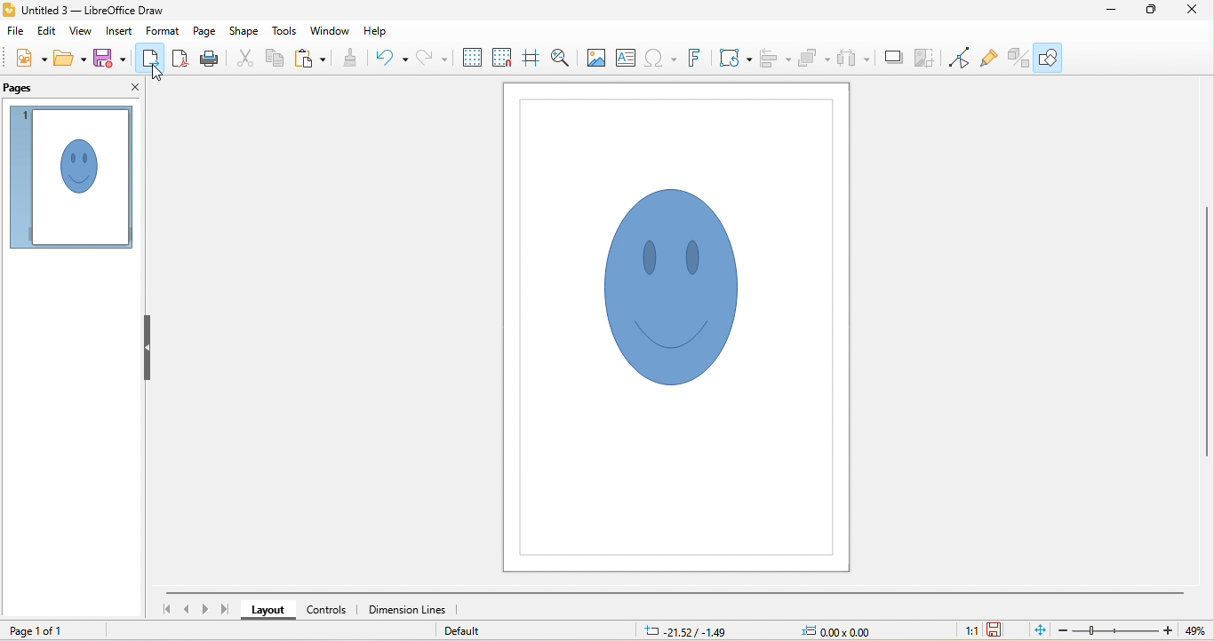 This screenshot has width=1214, height=641. Describe the element at coordinates (970, 629) in the screenshot. I see `1:1` at that location.